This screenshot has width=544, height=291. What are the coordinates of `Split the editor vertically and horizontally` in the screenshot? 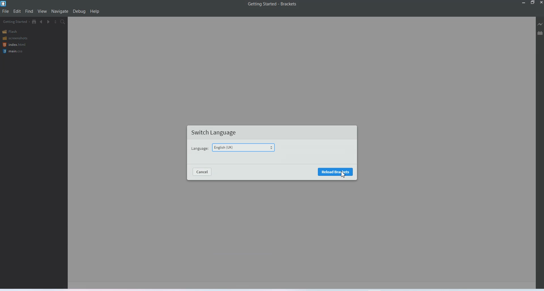 It's located at (56, 22).